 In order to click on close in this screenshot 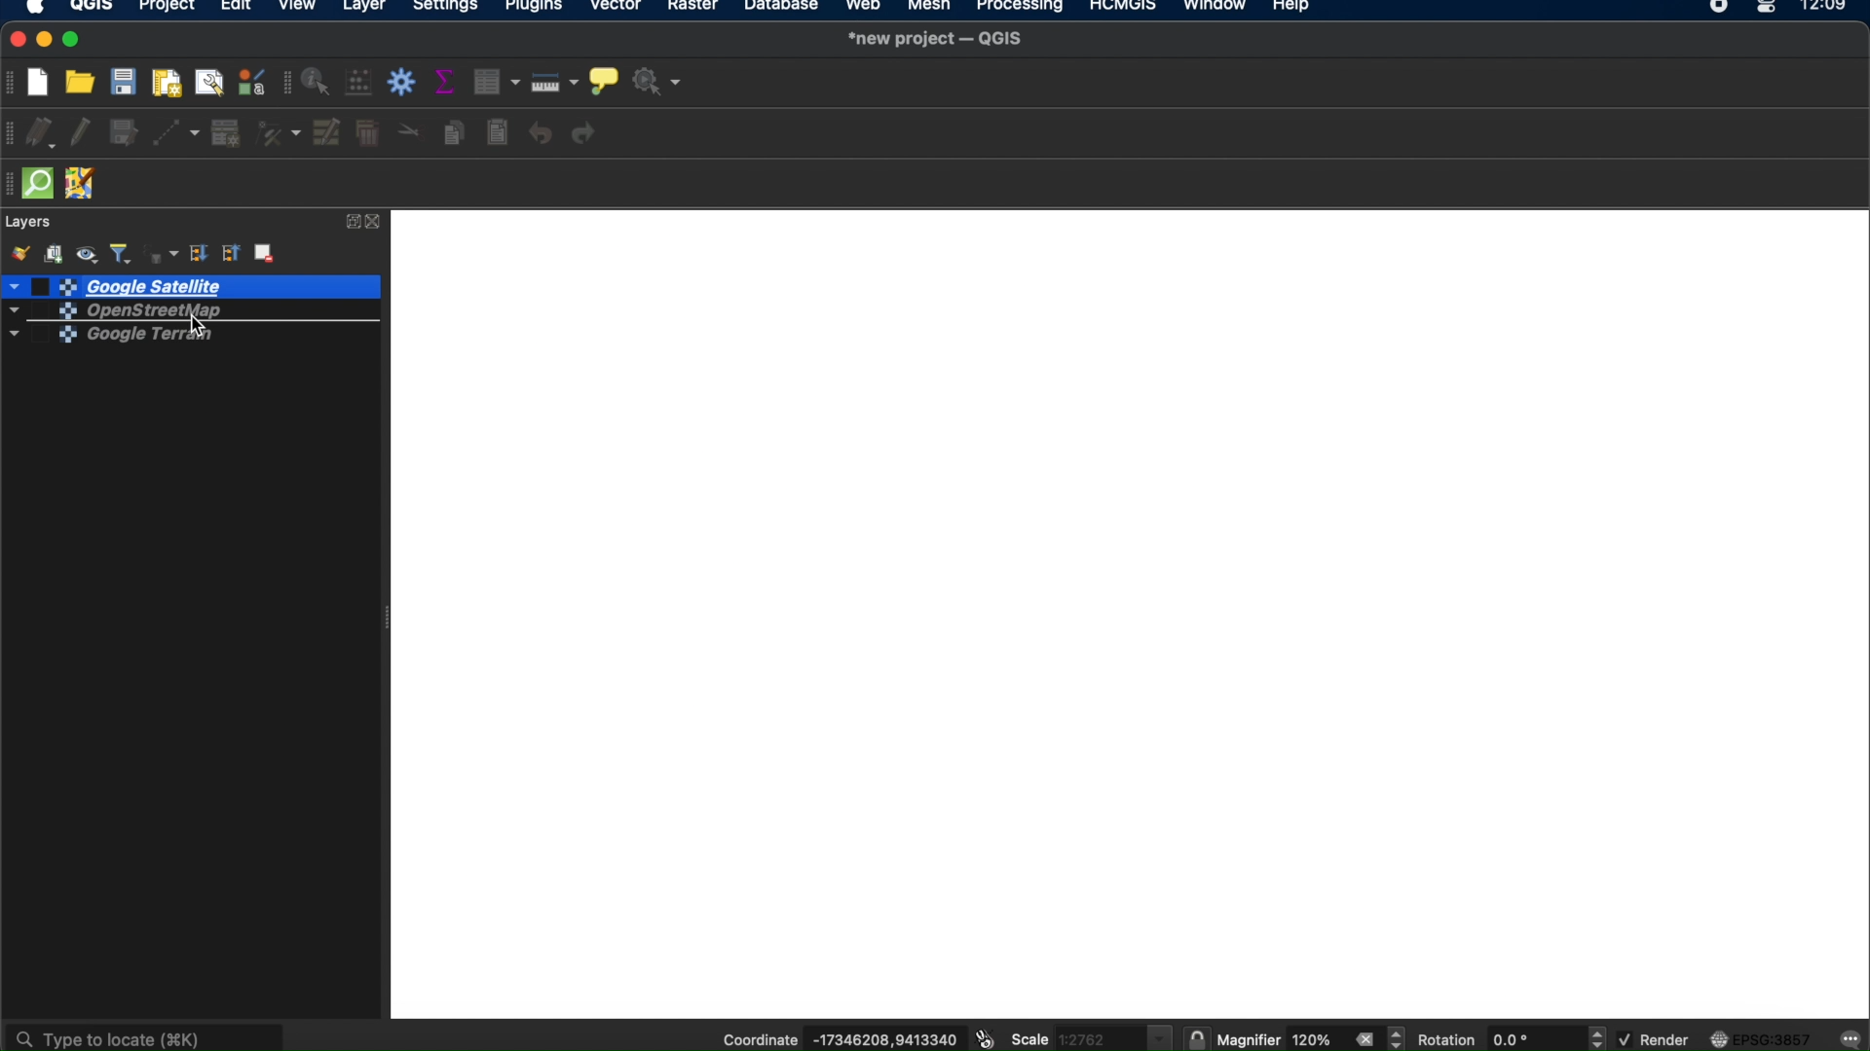, I will do `click(14, 40)`.